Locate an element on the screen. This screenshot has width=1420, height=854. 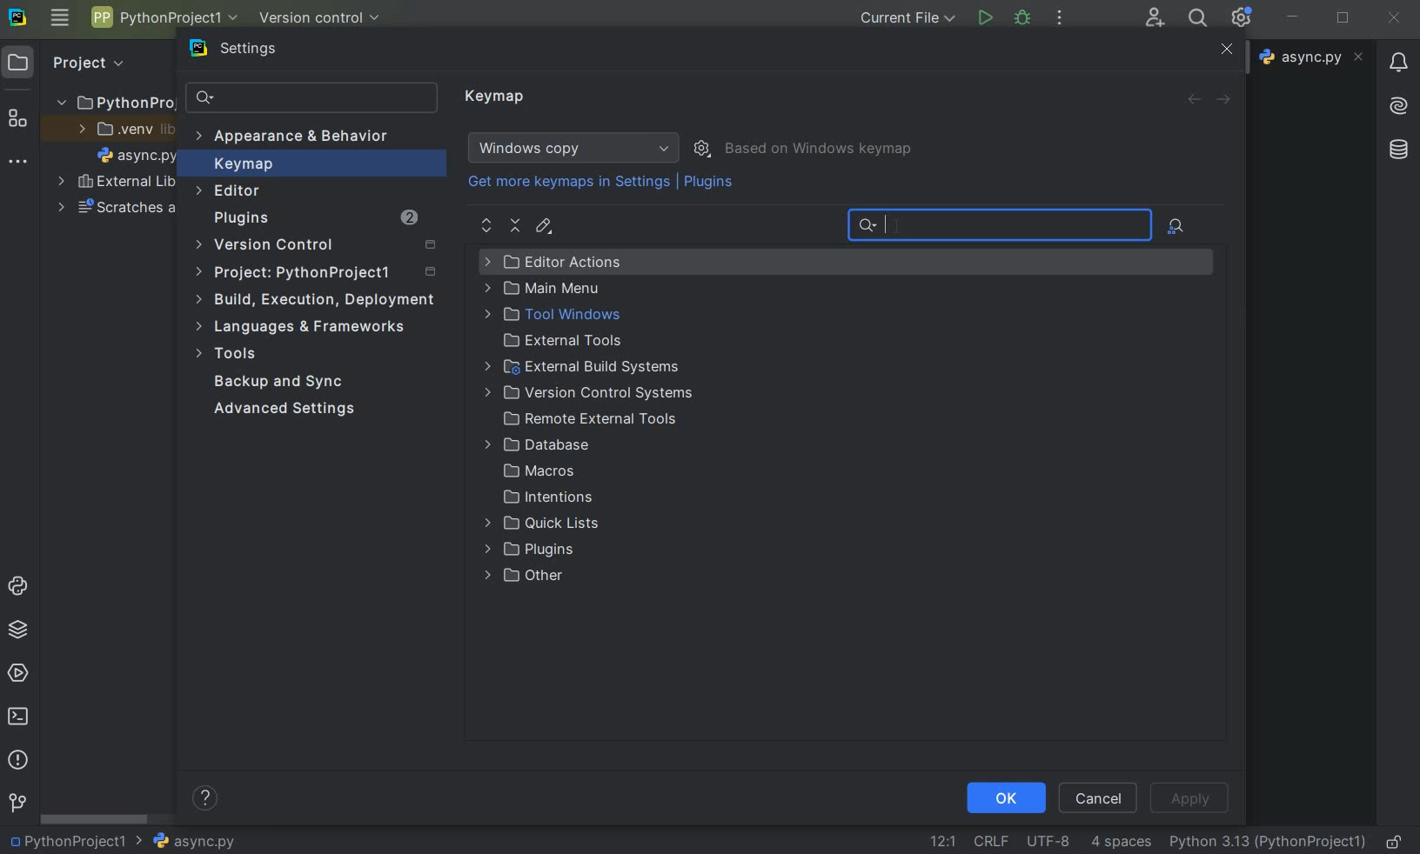
structure is located at coordinates (18, 120).